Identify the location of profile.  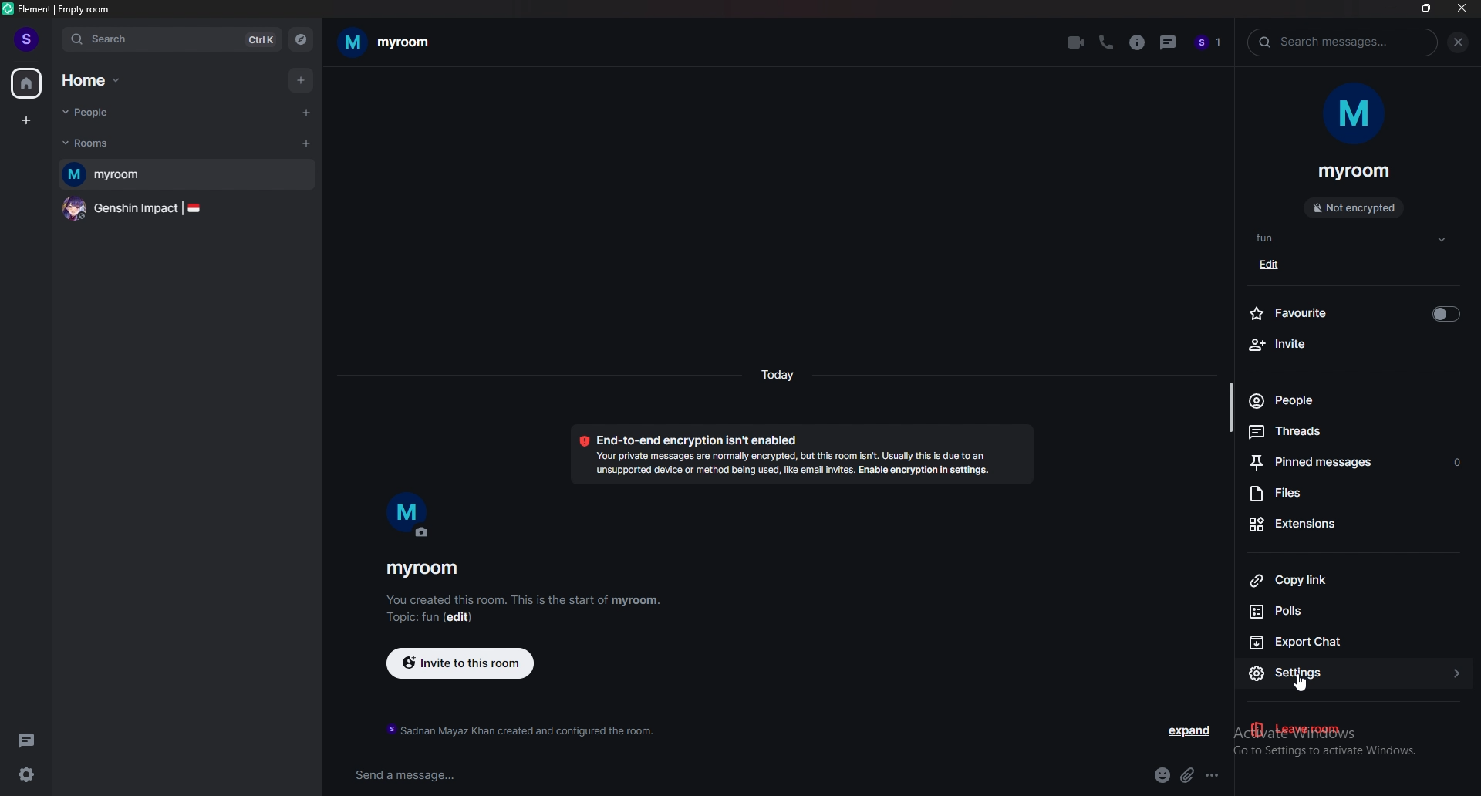
(22, 35).